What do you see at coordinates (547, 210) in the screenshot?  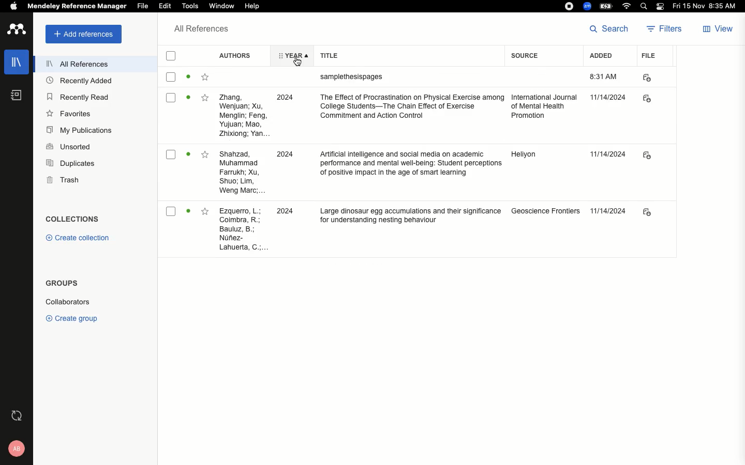 I see `source` at bounding box center [547, 210].